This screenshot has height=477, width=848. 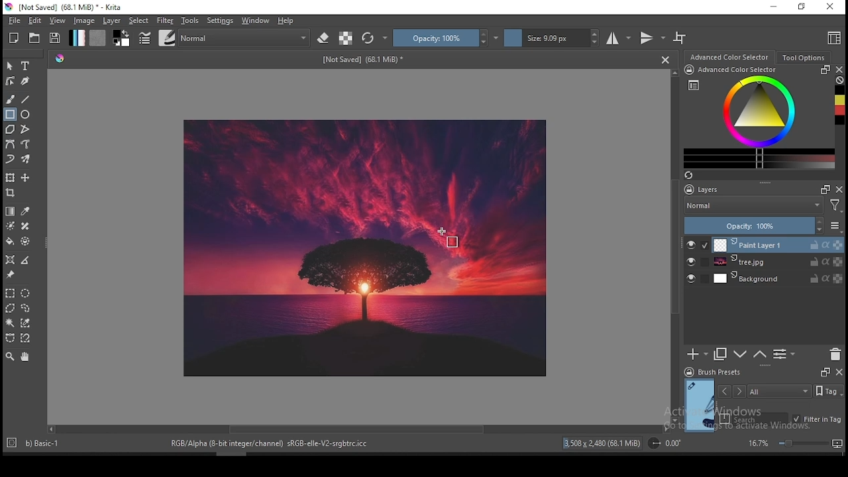 What do you see at coordinates (619, 38) in the screenshot?
I see `horizontal mirror tool` at bounding box center [619, 38].